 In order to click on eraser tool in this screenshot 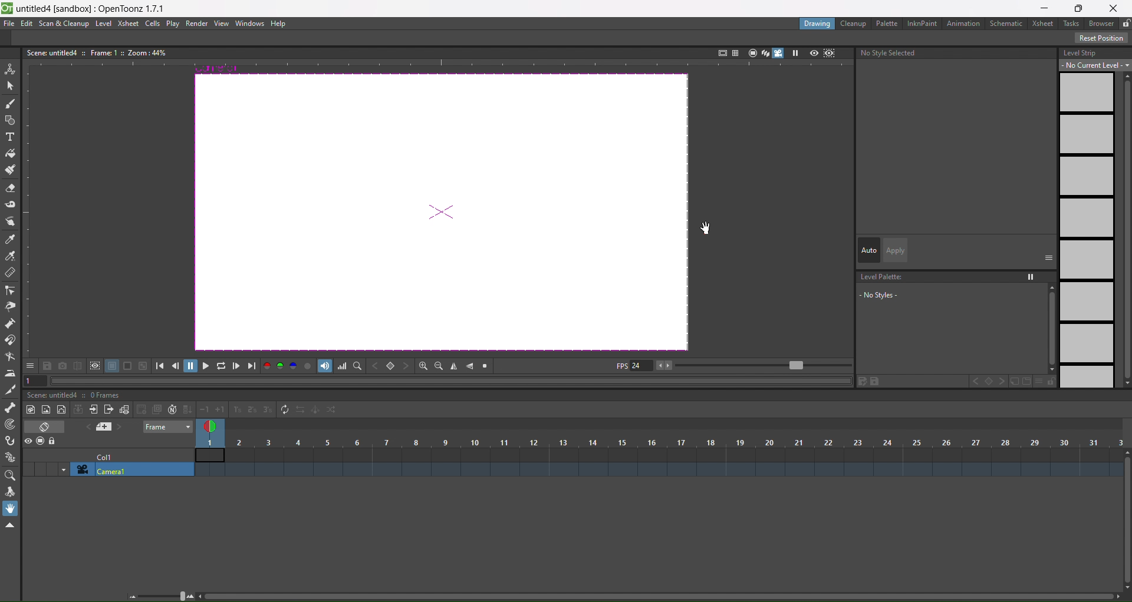, I will do `click(11, 189)`.